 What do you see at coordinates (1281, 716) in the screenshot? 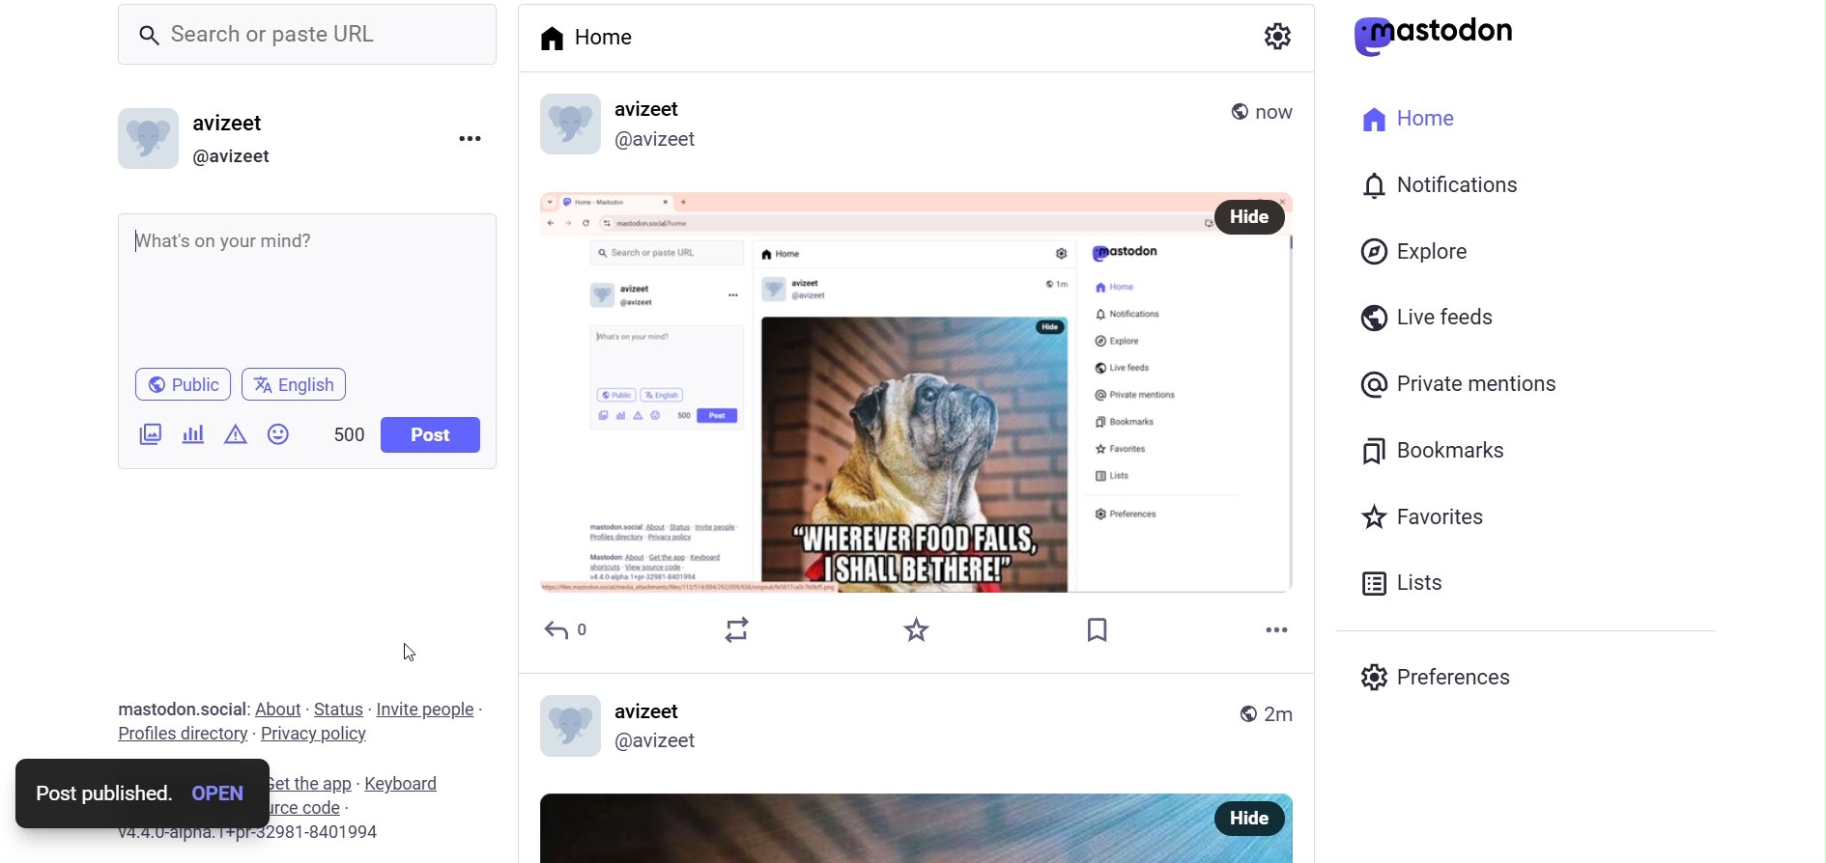
I see `2m` at bounding box center [1281, 716].